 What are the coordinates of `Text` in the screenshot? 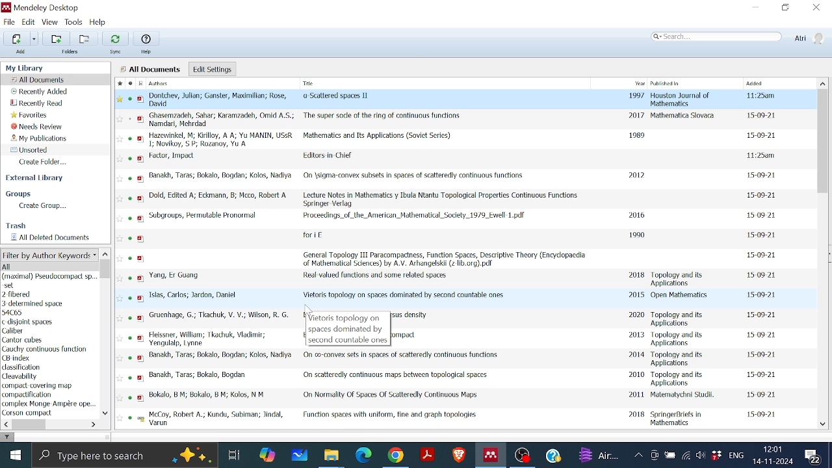 It's located at (348, 329).